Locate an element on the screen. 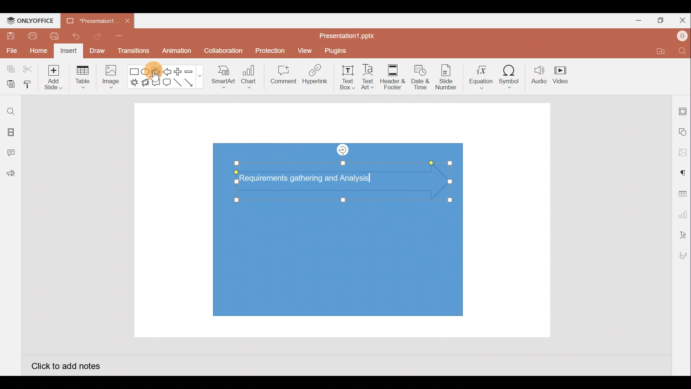 Image resolution: width=691 pixels, height=389 pixels. Text (Requirements gathering and Analysis) in arrow shape is located at coordinates (311, 179).